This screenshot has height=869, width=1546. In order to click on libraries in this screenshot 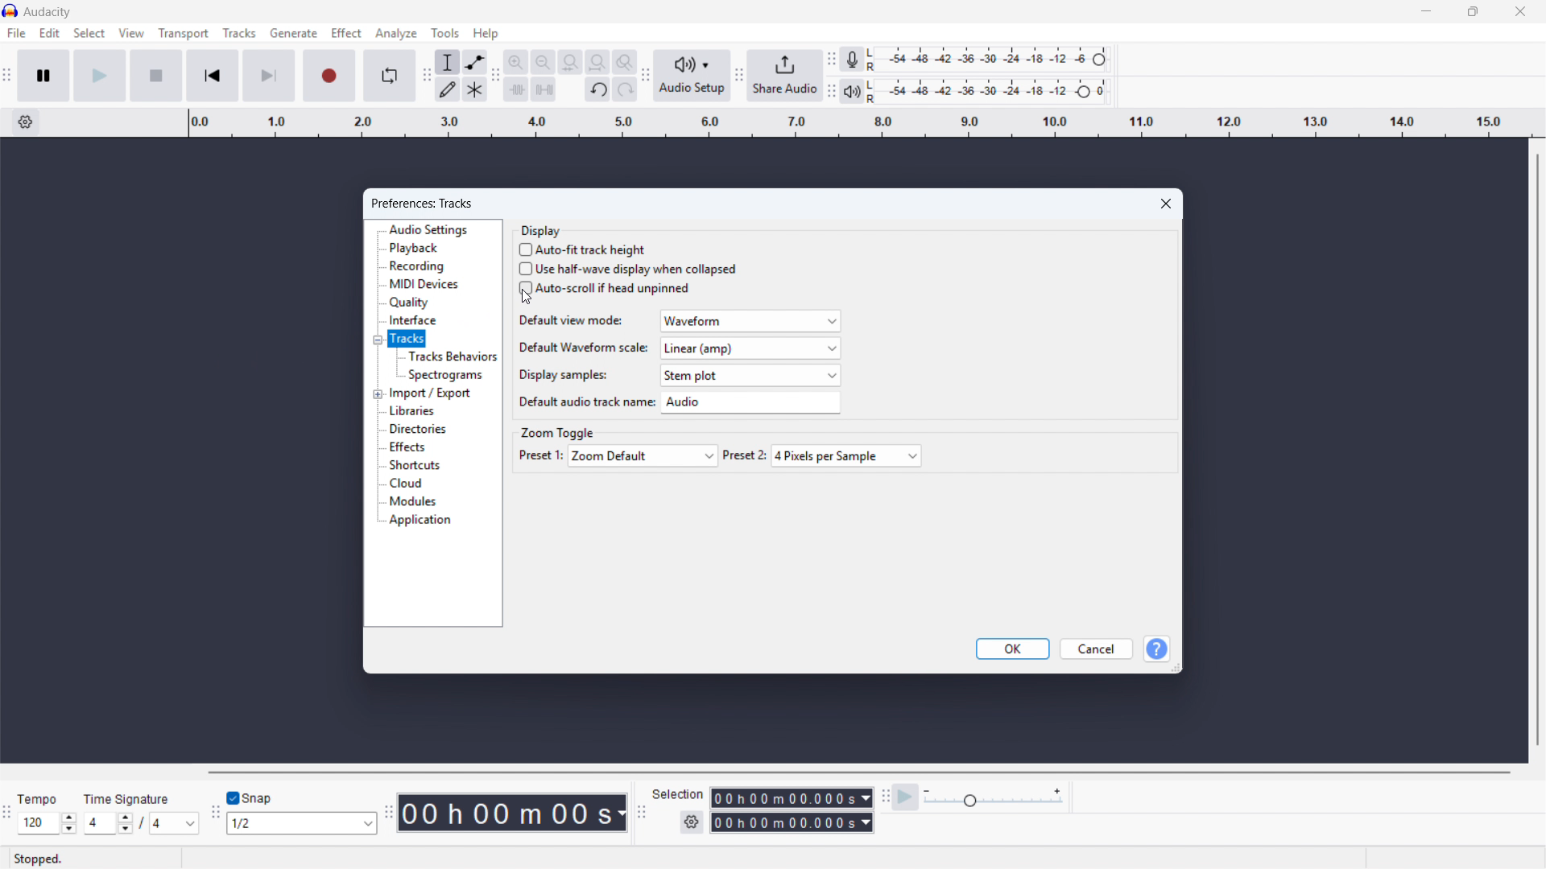, I will do `click(413, 411)`.